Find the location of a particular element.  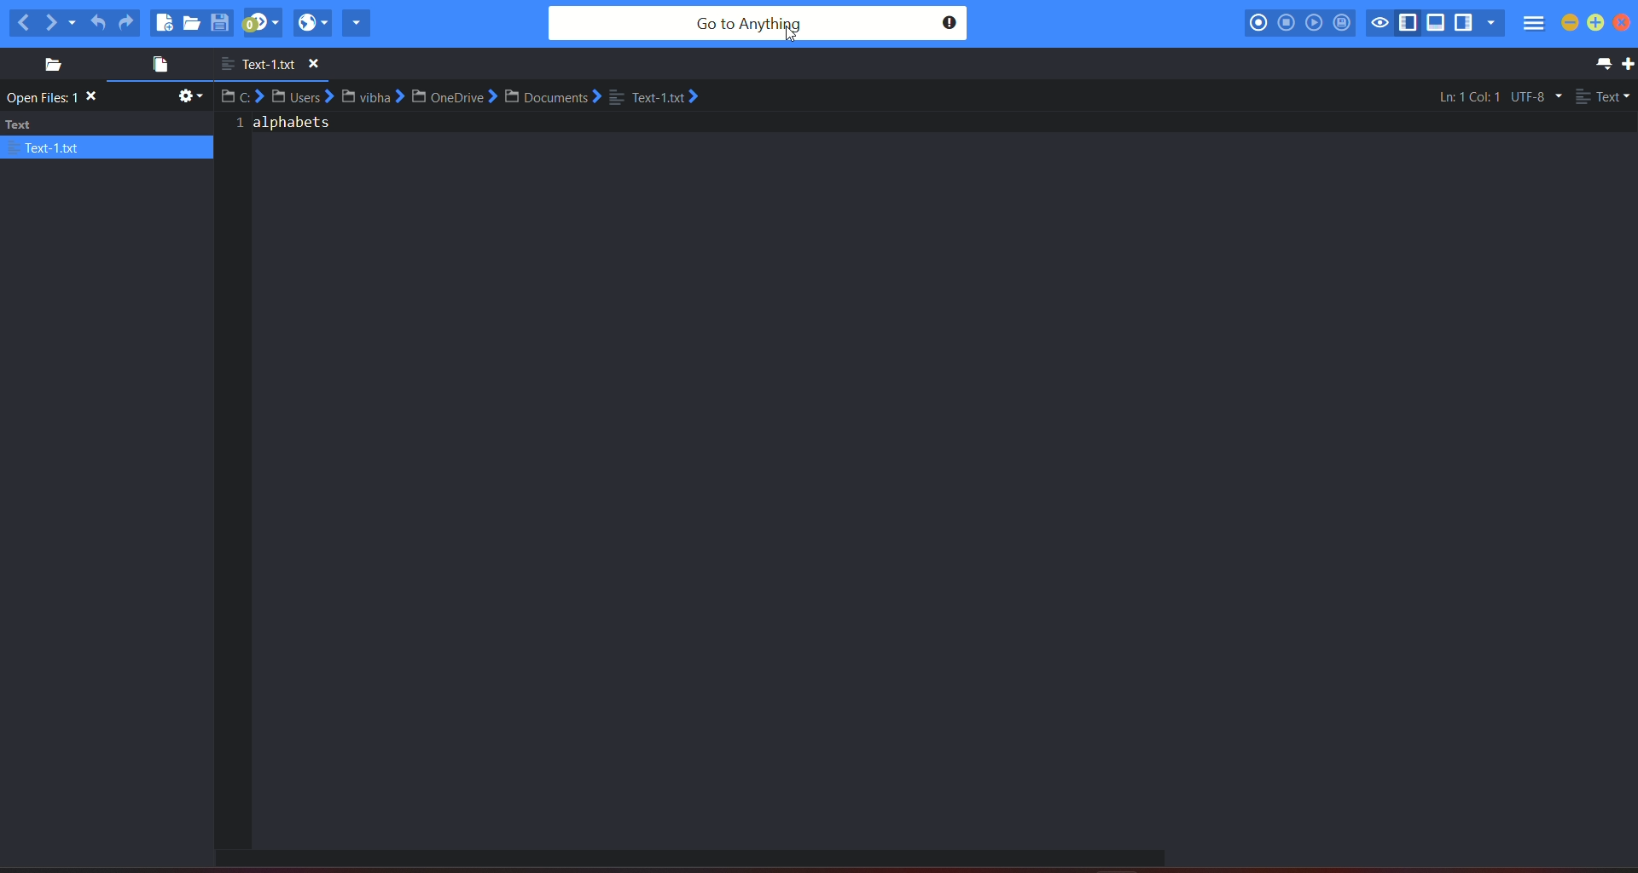

minimize is located at coordinates (1570, 23).